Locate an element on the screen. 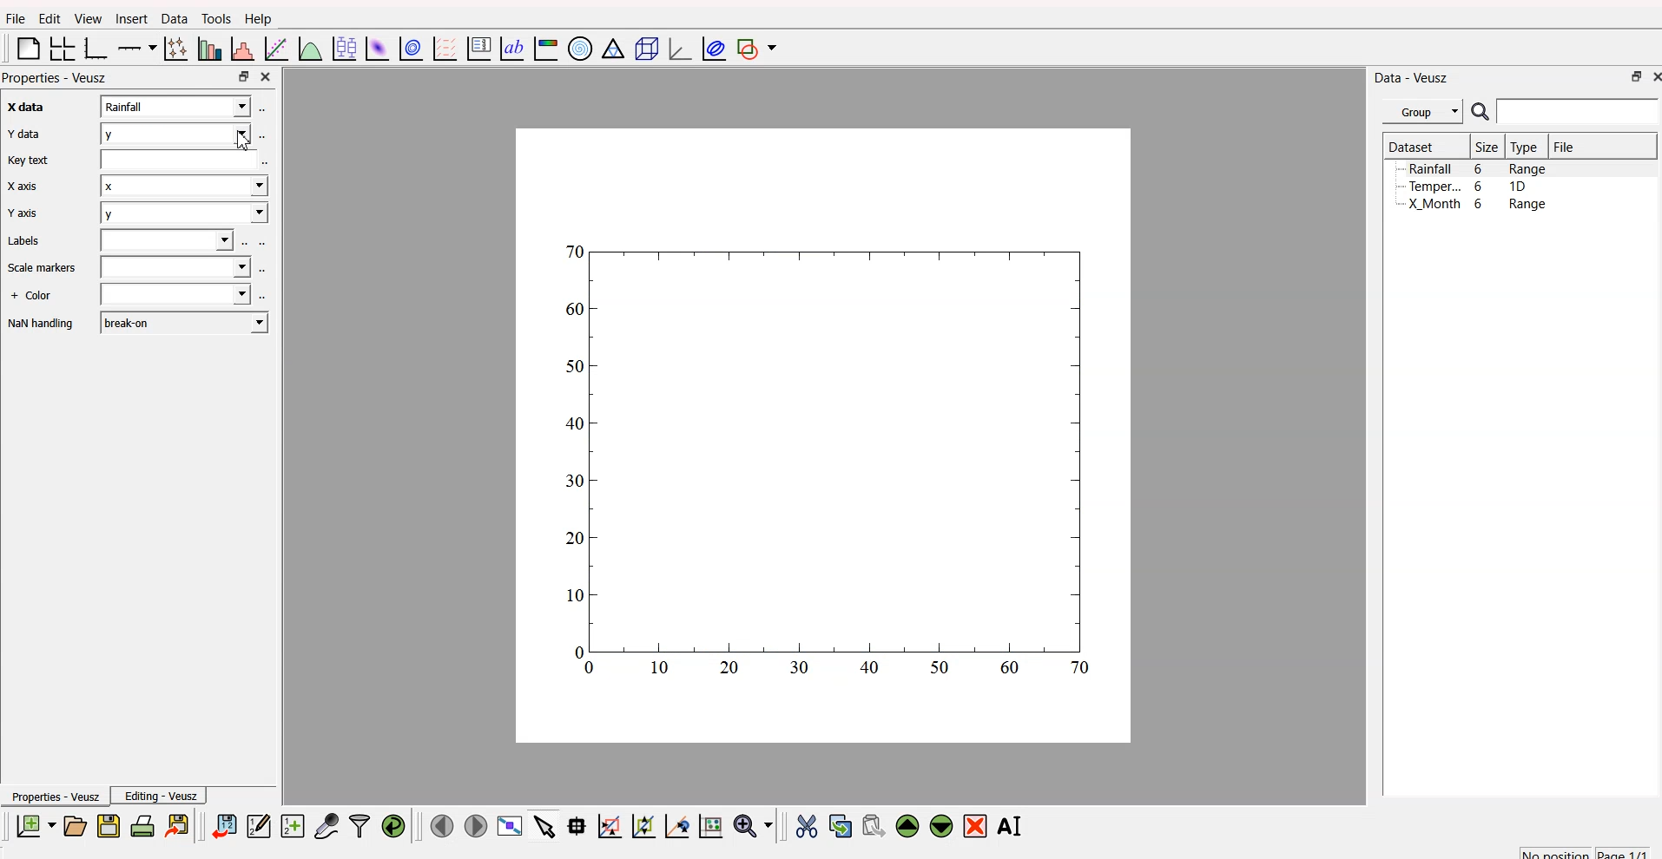 This screenshot has width=1662, height=859. draw rectangle to zoom is located at coordinates (610, 825).